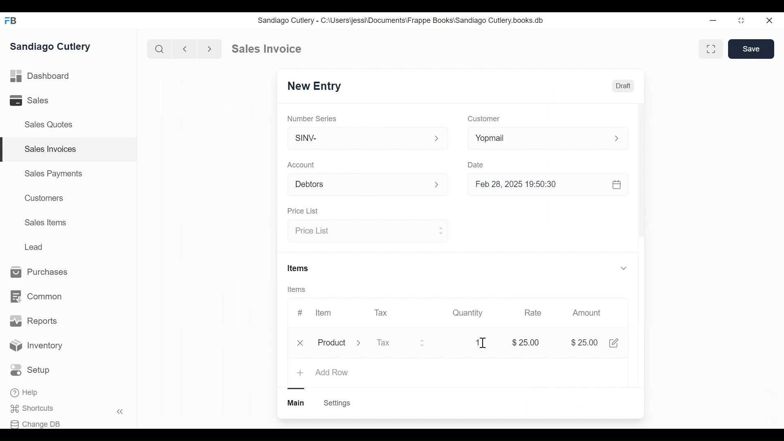 The height and width of the screenshot is (441, 784). Describe the element at coordinates (616, 343) in the screenshot. I see `share` at that location.